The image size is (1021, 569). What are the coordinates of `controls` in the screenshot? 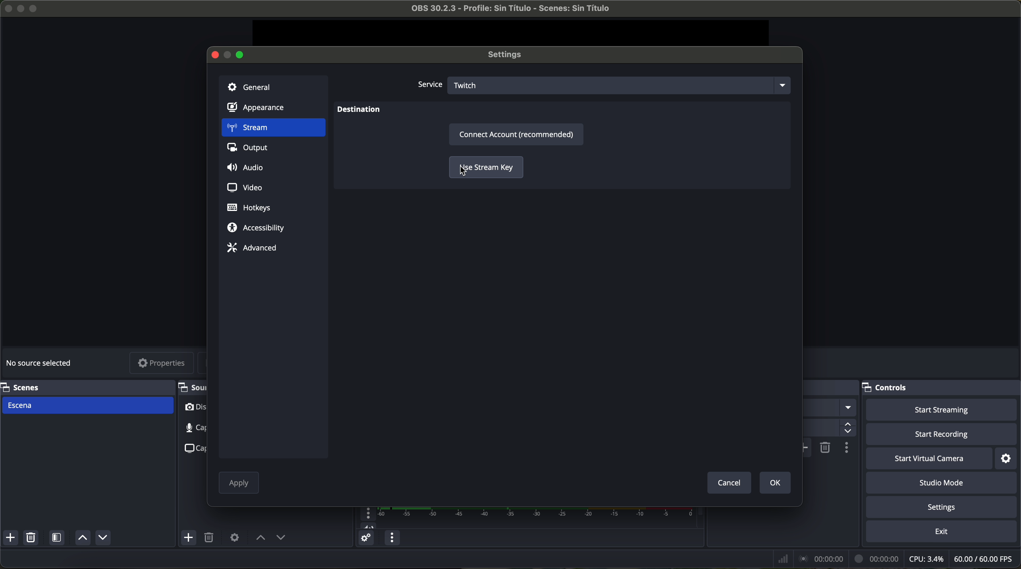 It's located at (941, 388).